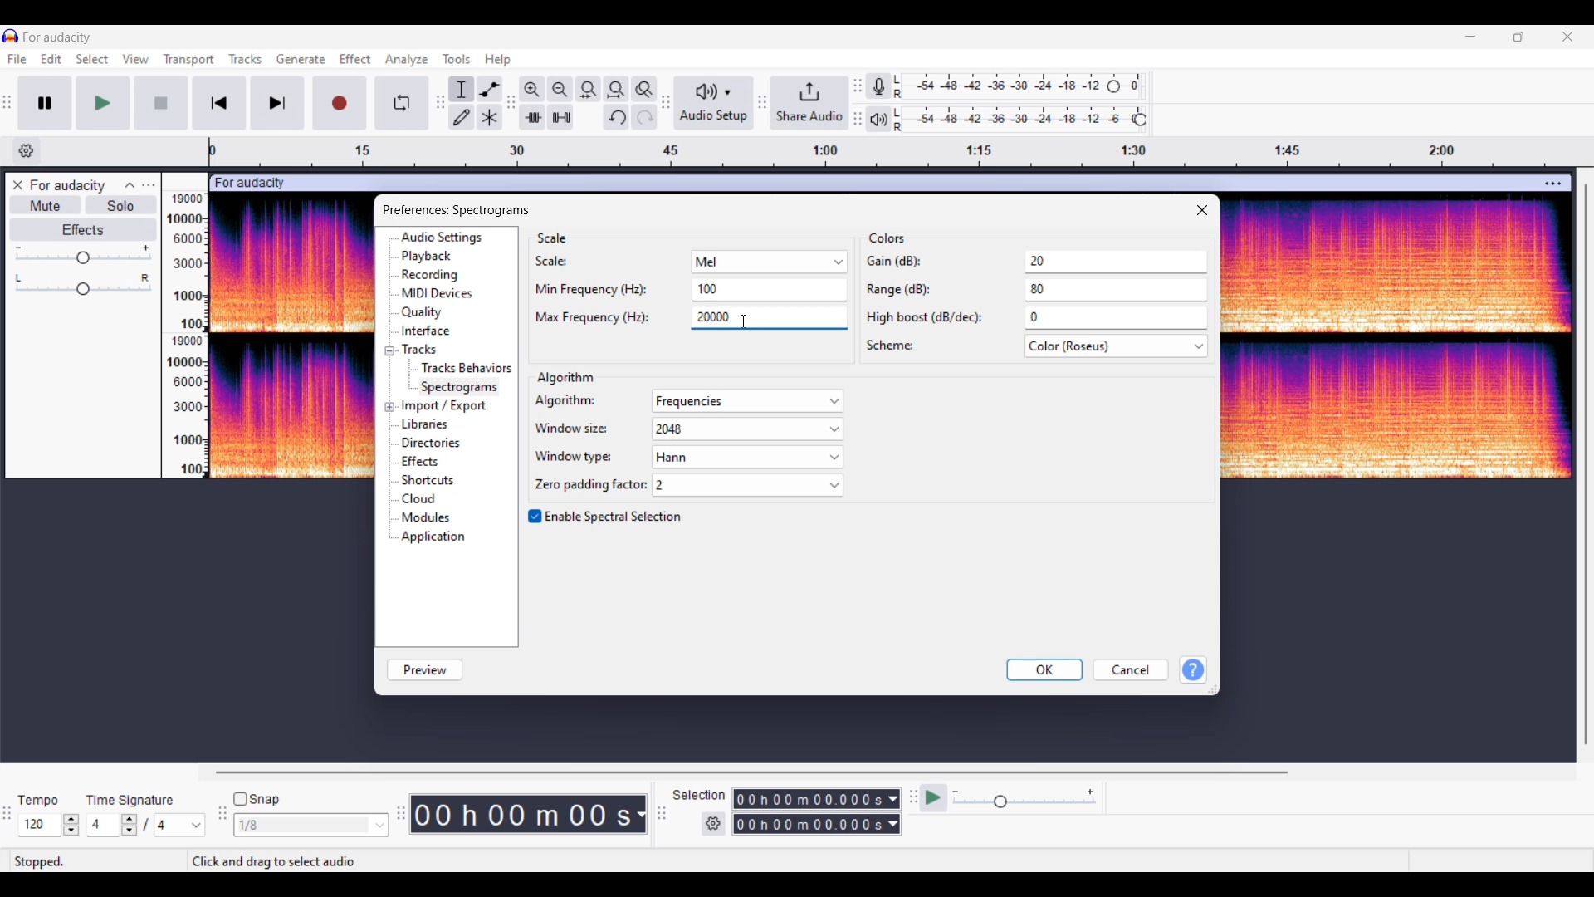 The image size is (1594, 897). What do you see at coordinates (46, 204) in the screenshot?
I see `Mute` at bounding box center [46, 204].